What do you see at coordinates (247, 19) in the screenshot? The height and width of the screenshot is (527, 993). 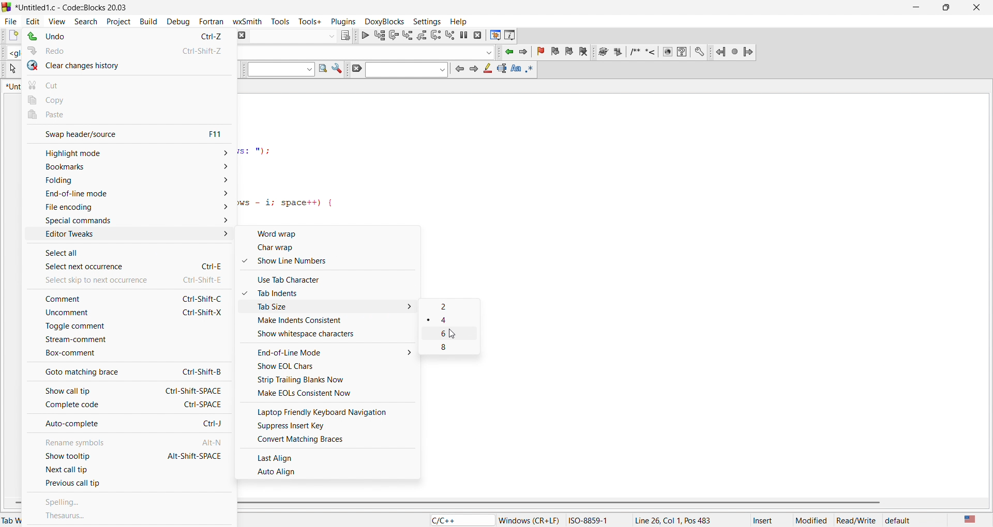 I see `wxsmith` at bounding box center [247, 19].